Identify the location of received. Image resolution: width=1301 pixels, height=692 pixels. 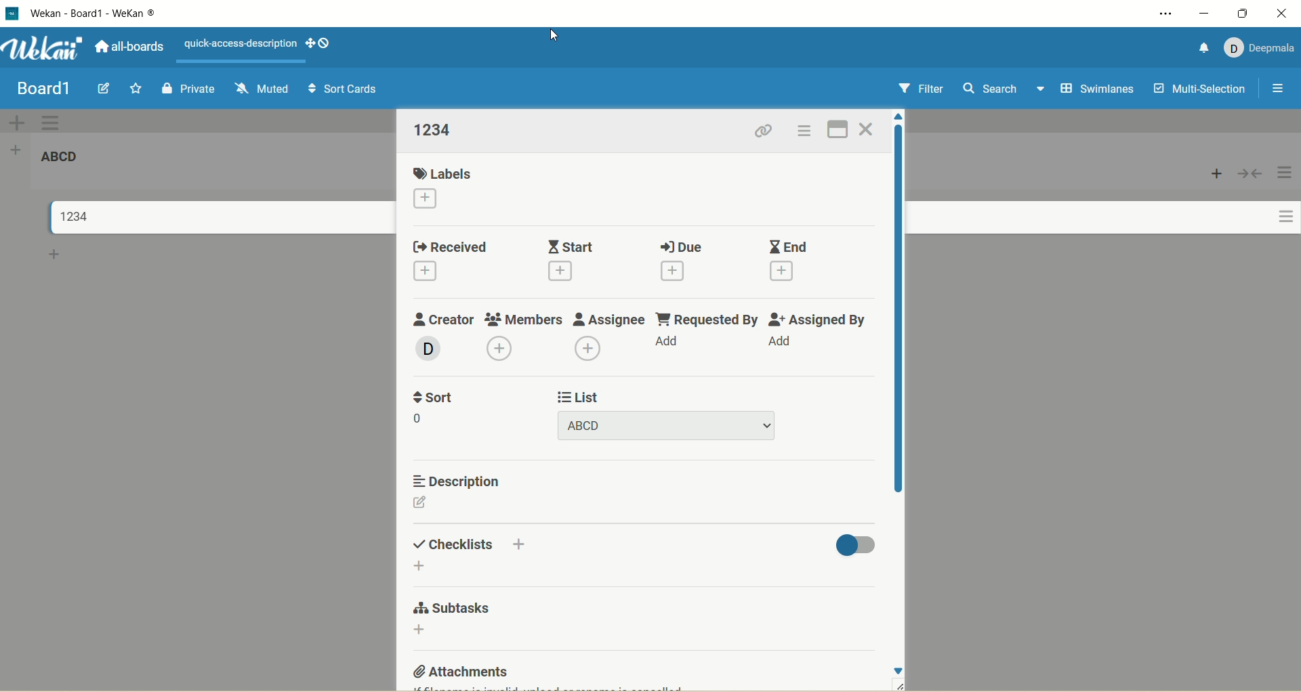
(455, 245).